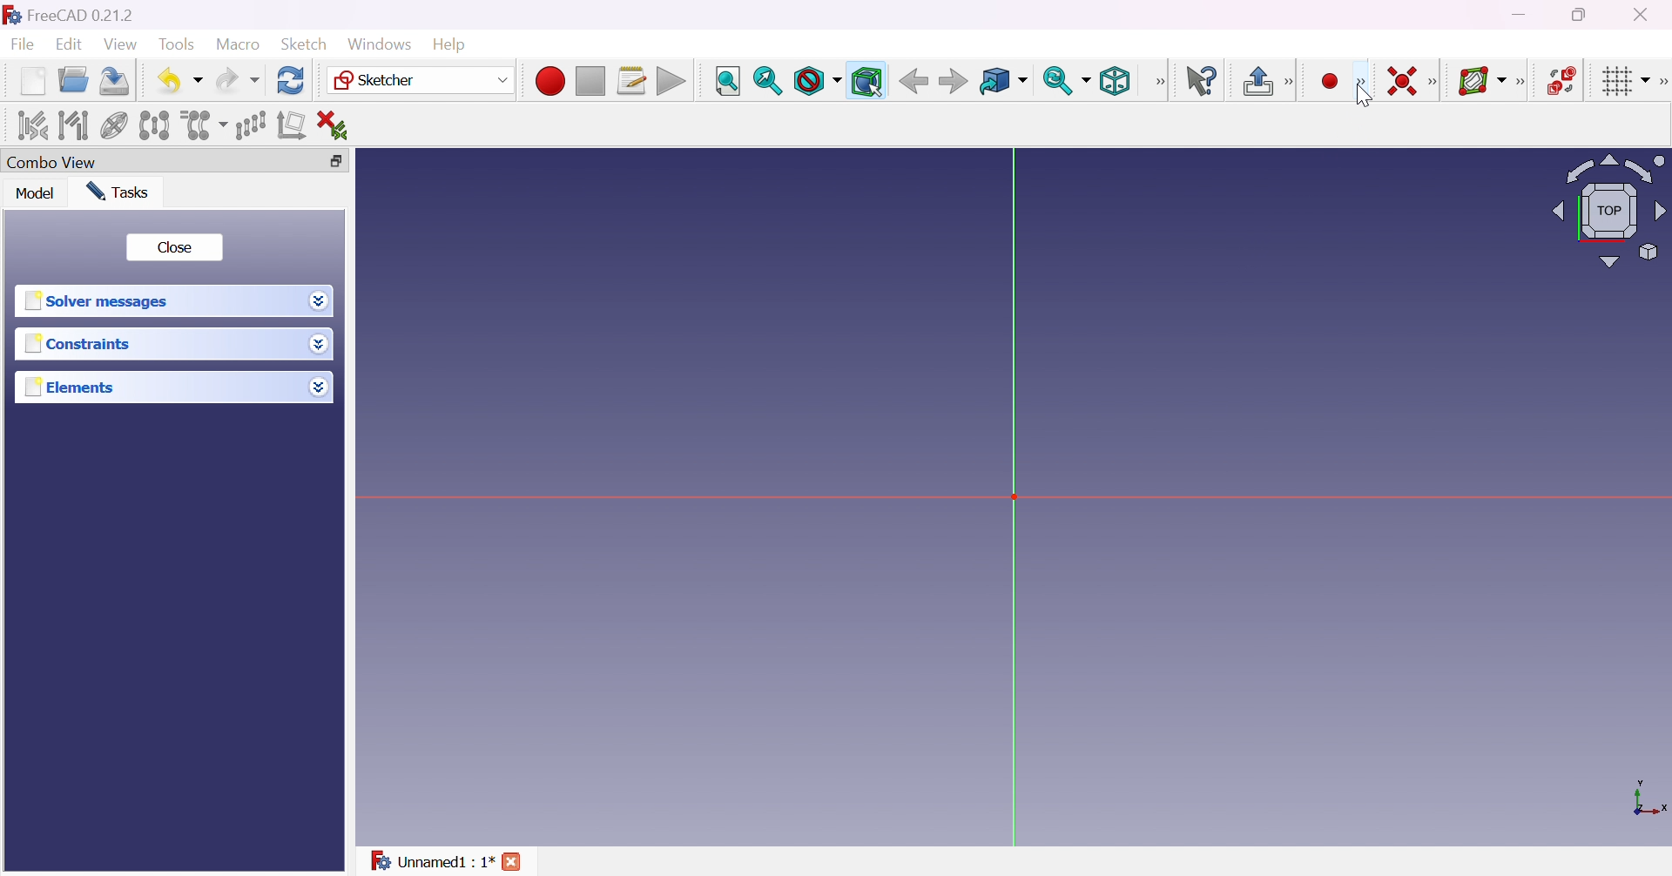  I want to click on Forward, so click(953, 83).